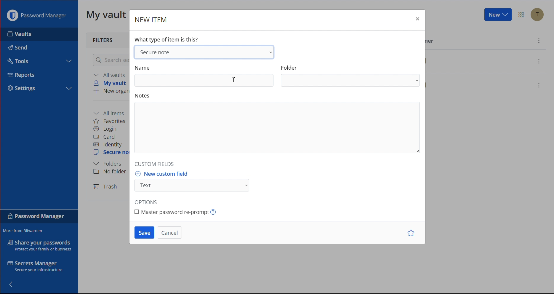 This screenshot has width=554, height=294. I want to click on Vaults, so click(20, 36).